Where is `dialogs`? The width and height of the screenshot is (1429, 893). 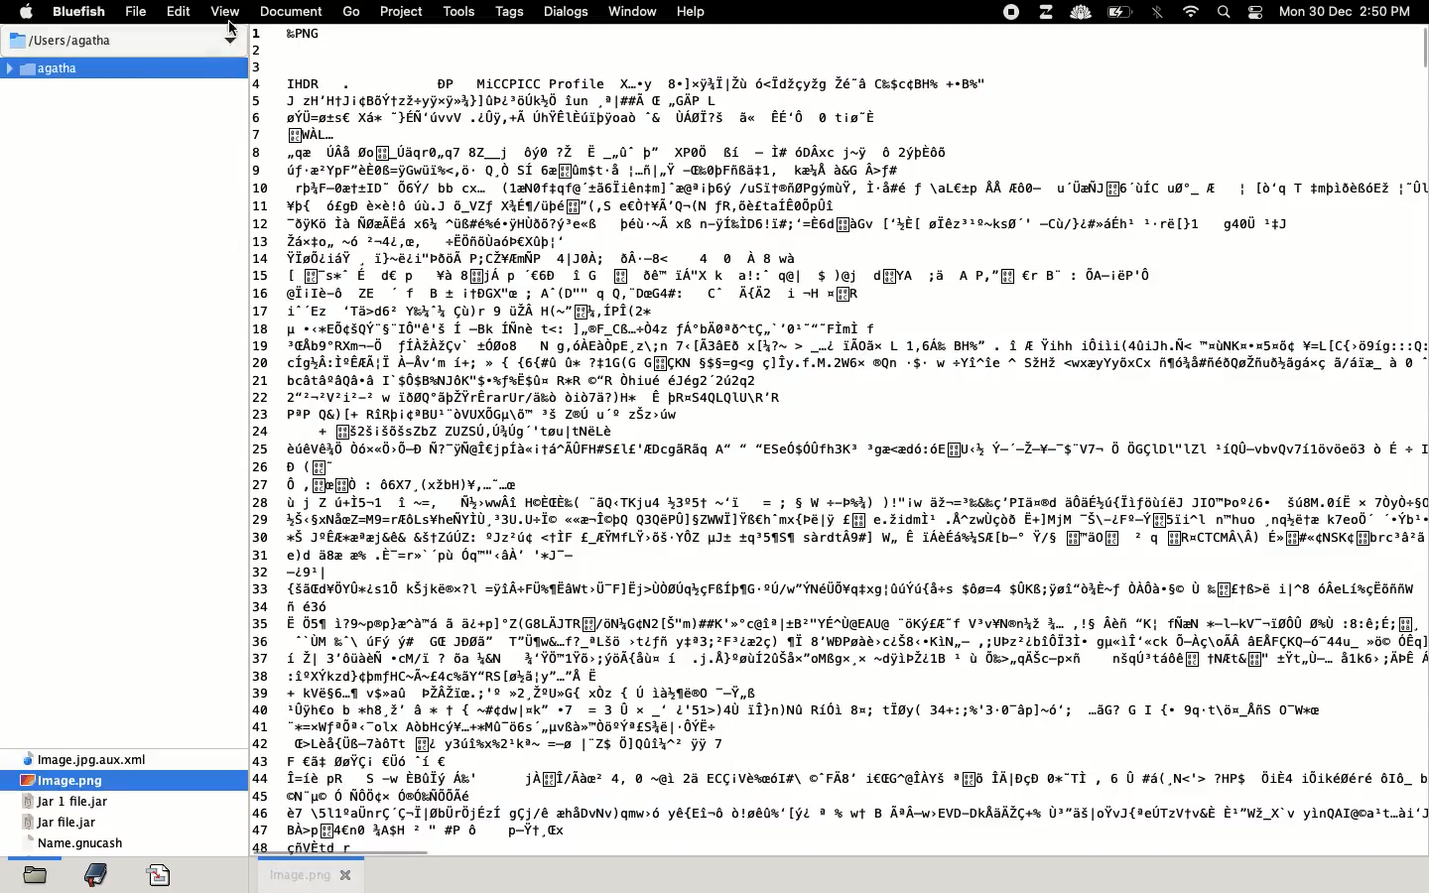
dialogs is located at coordinates (567, 11).